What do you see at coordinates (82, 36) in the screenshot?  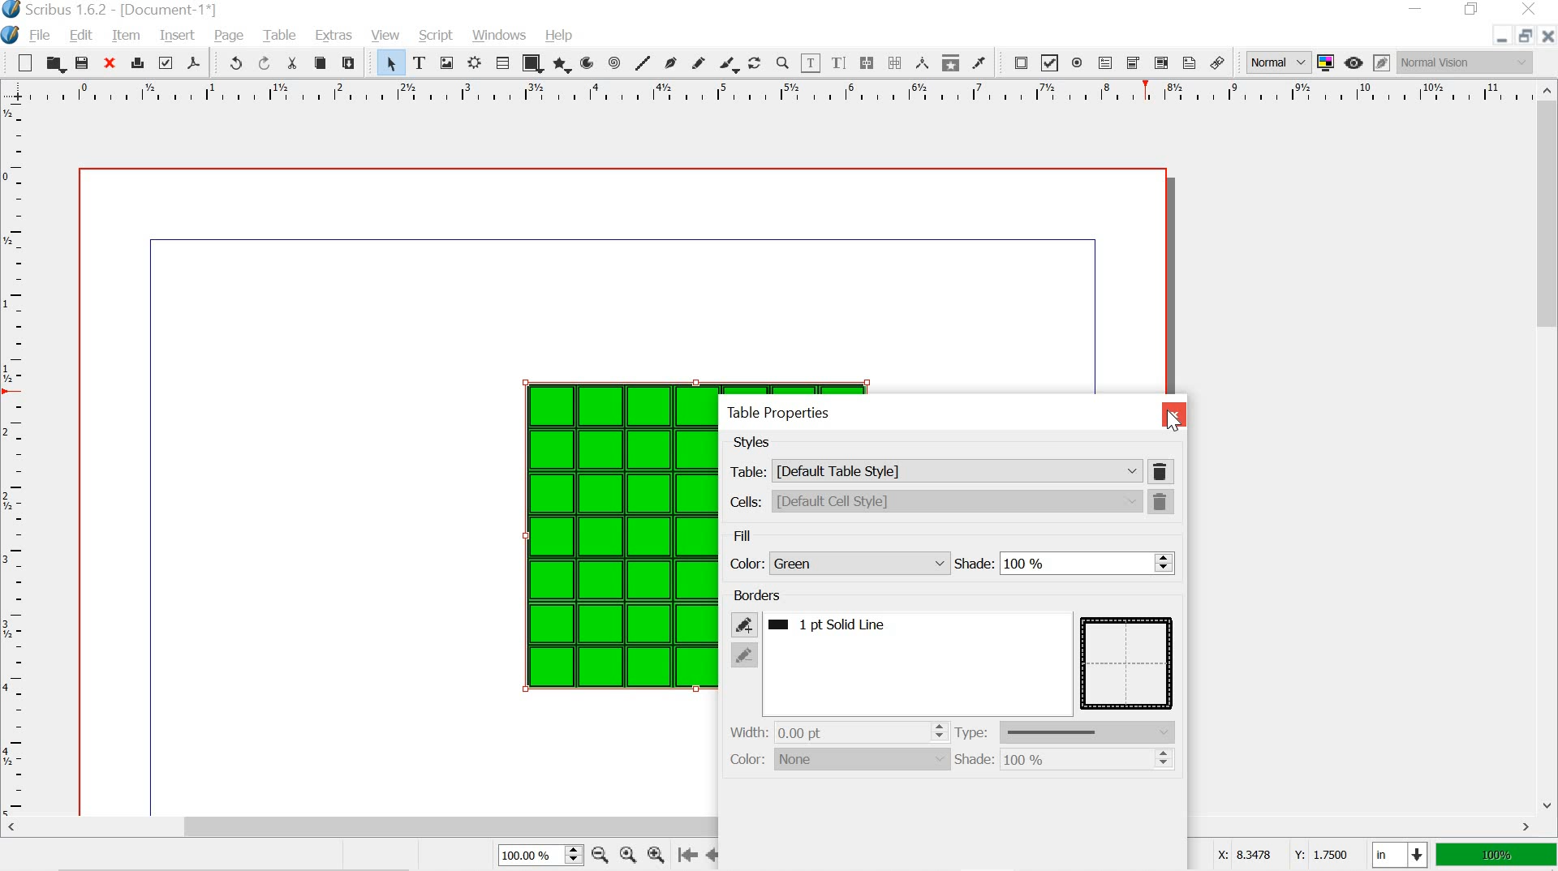 I see `edit` at bounding box center [82, 36].